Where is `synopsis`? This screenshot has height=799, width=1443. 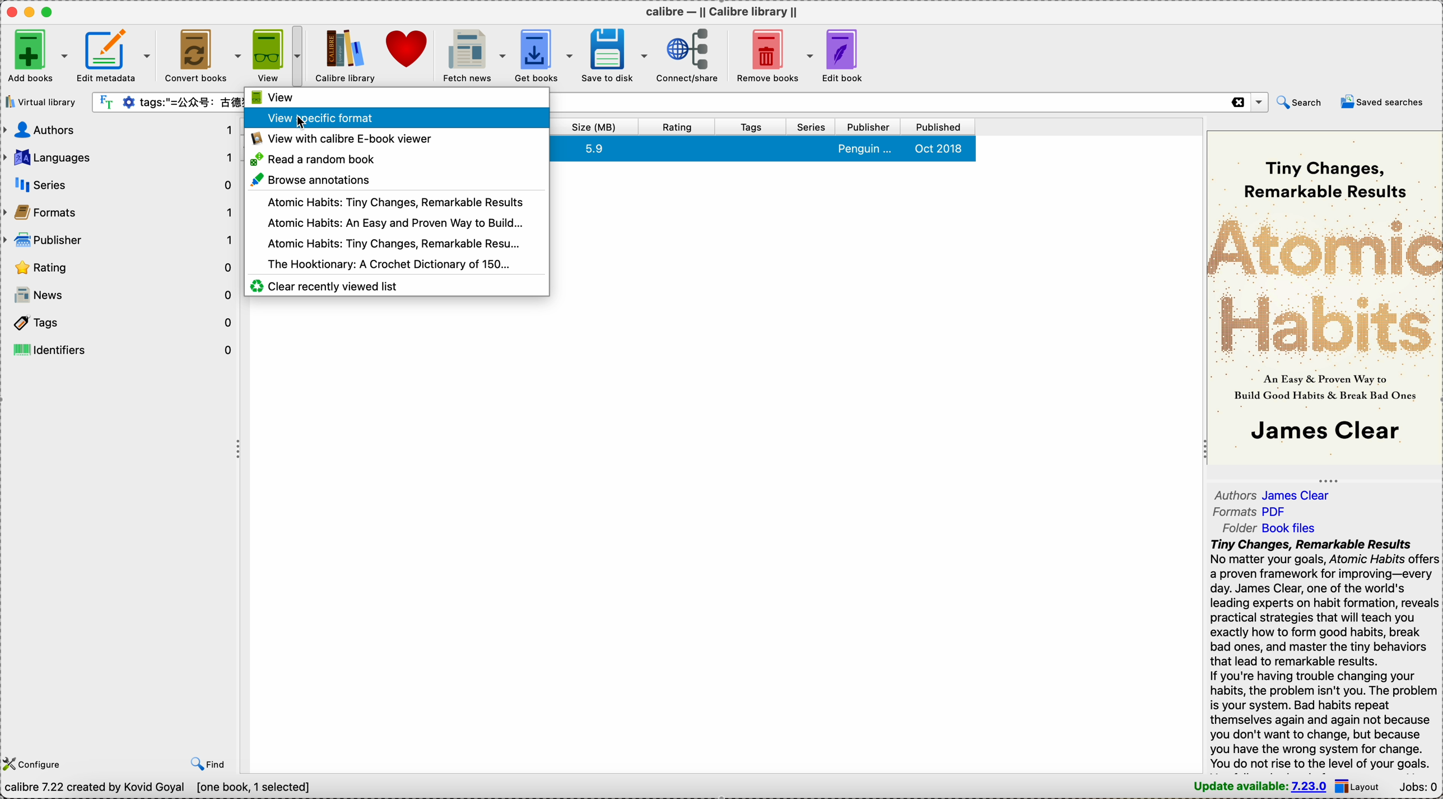 synopsis is located at coordinates (1324, 654).